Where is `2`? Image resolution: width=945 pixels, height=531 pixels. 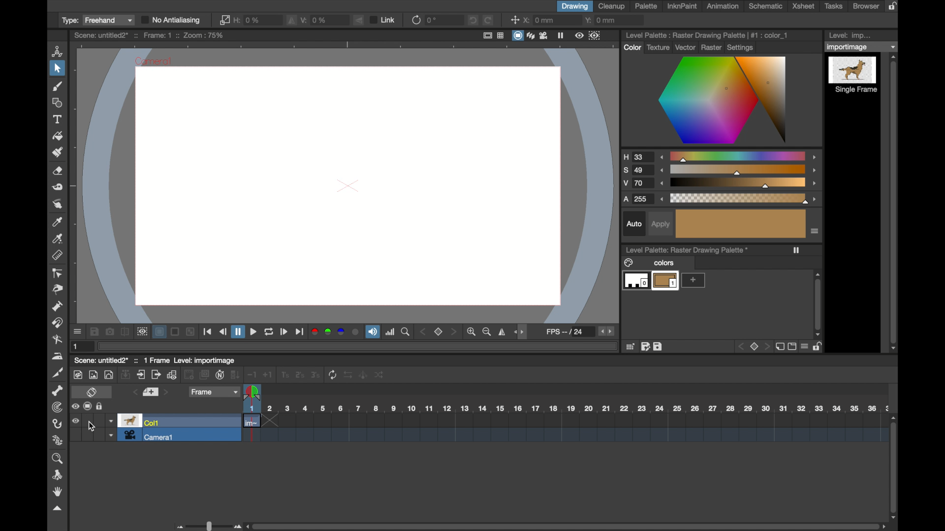
2 is located at coordinates (299, 375).